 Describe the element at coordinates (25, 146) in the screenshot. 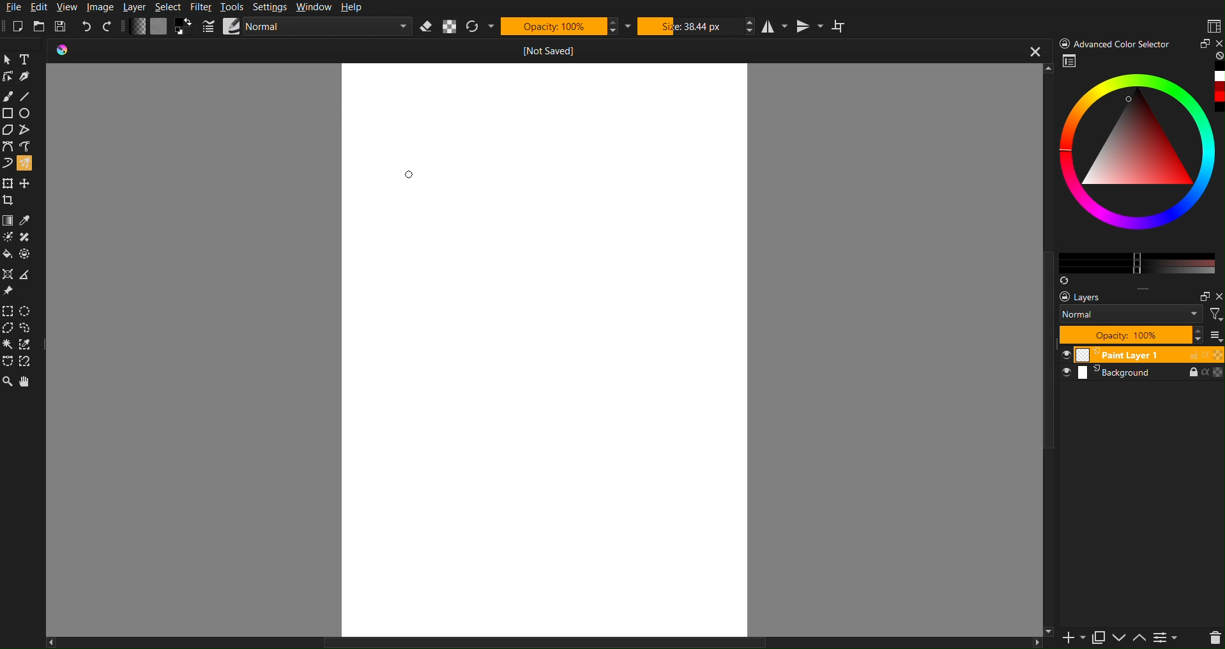

I see `Free hand path tool` at that location.